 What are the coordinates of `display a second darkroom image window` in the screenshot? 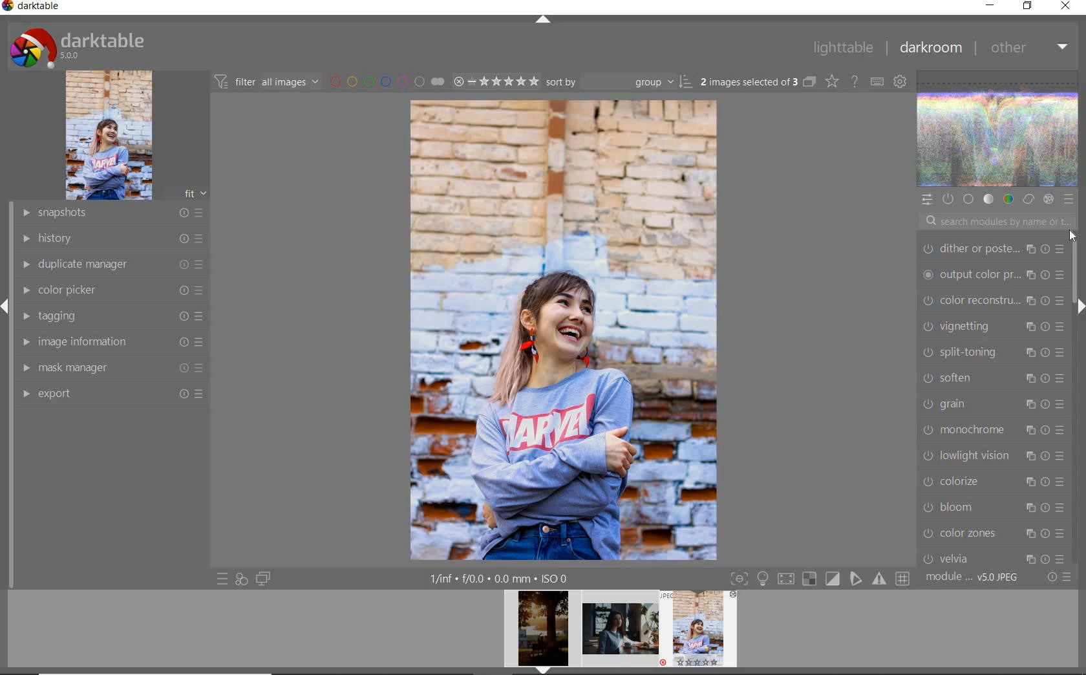 It's located at (264, 579).